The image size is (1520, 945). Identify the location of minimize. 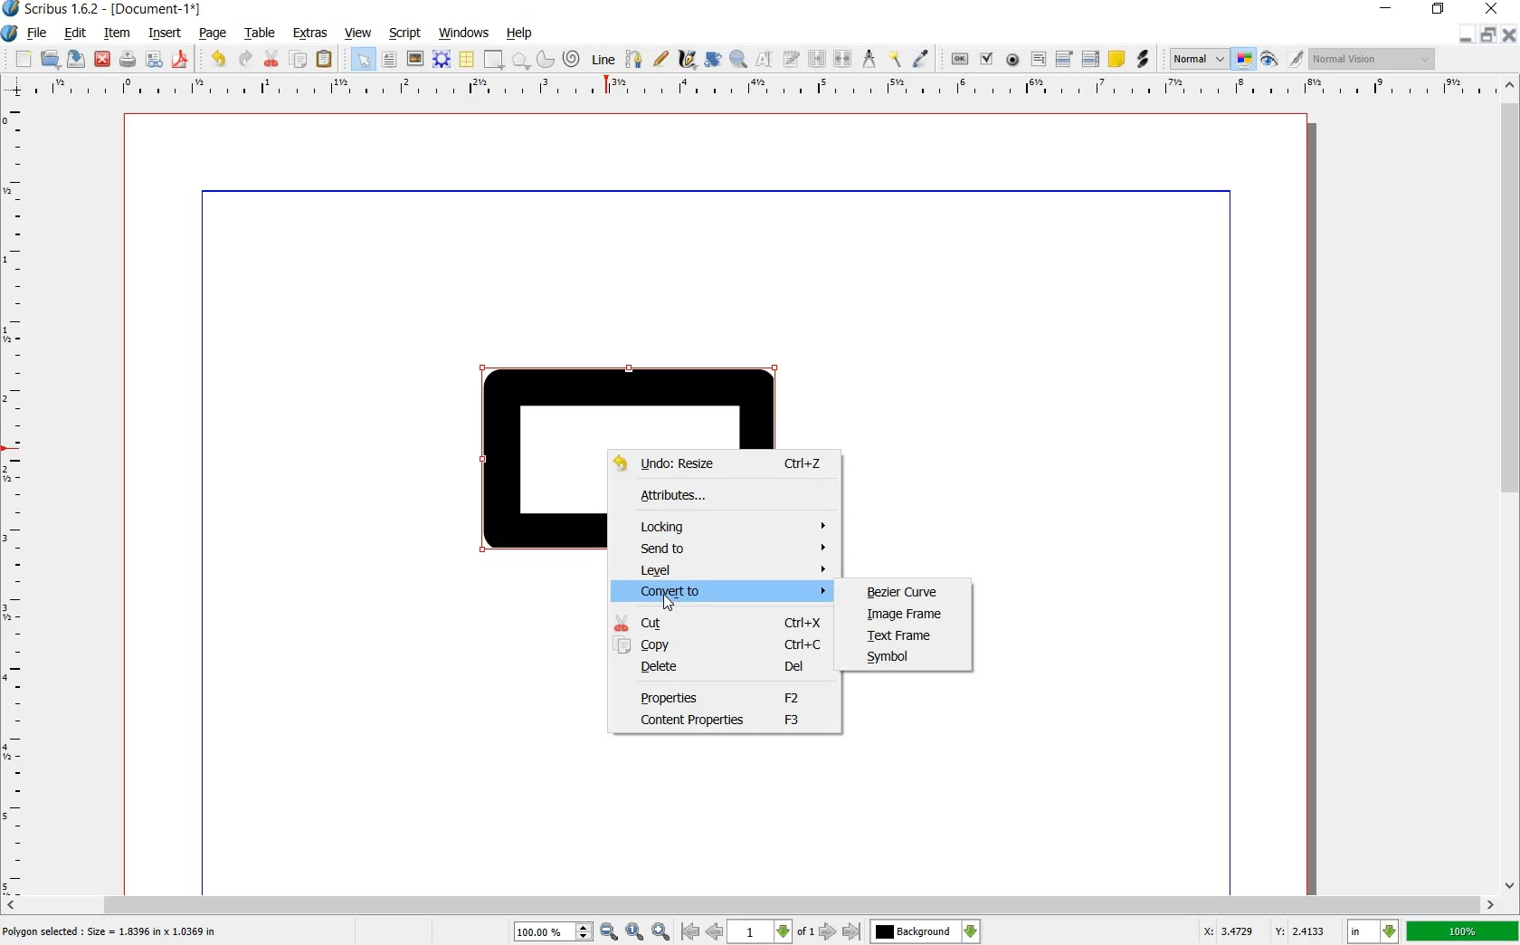
(1464, 34).